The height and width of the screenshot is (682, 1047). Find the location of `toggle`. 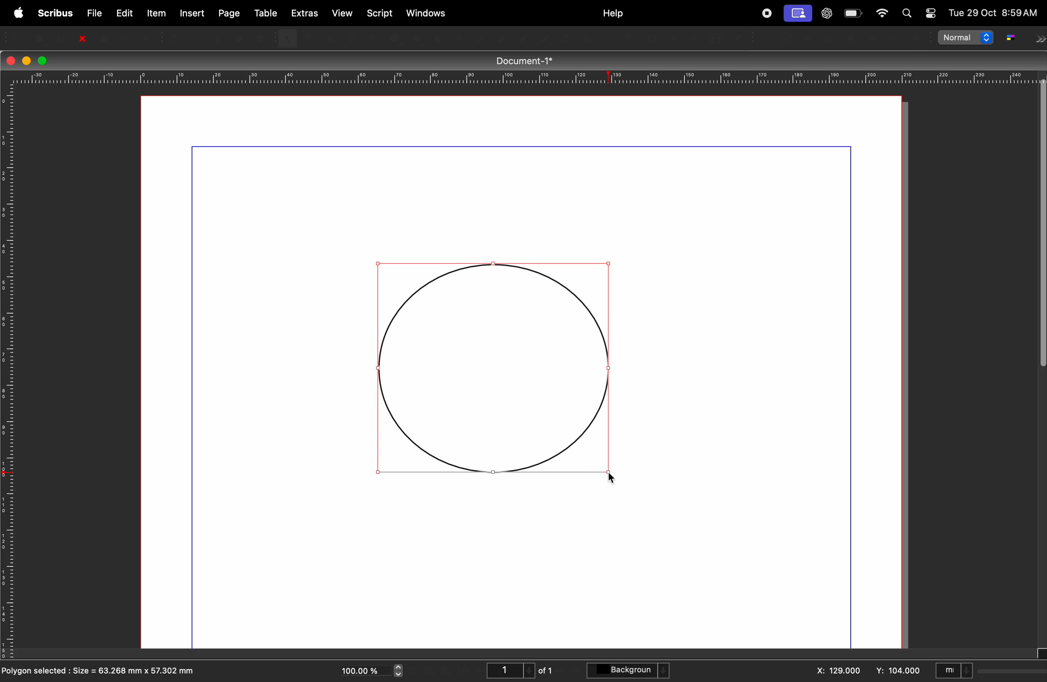

toggle is located at coordinates (929, 10).